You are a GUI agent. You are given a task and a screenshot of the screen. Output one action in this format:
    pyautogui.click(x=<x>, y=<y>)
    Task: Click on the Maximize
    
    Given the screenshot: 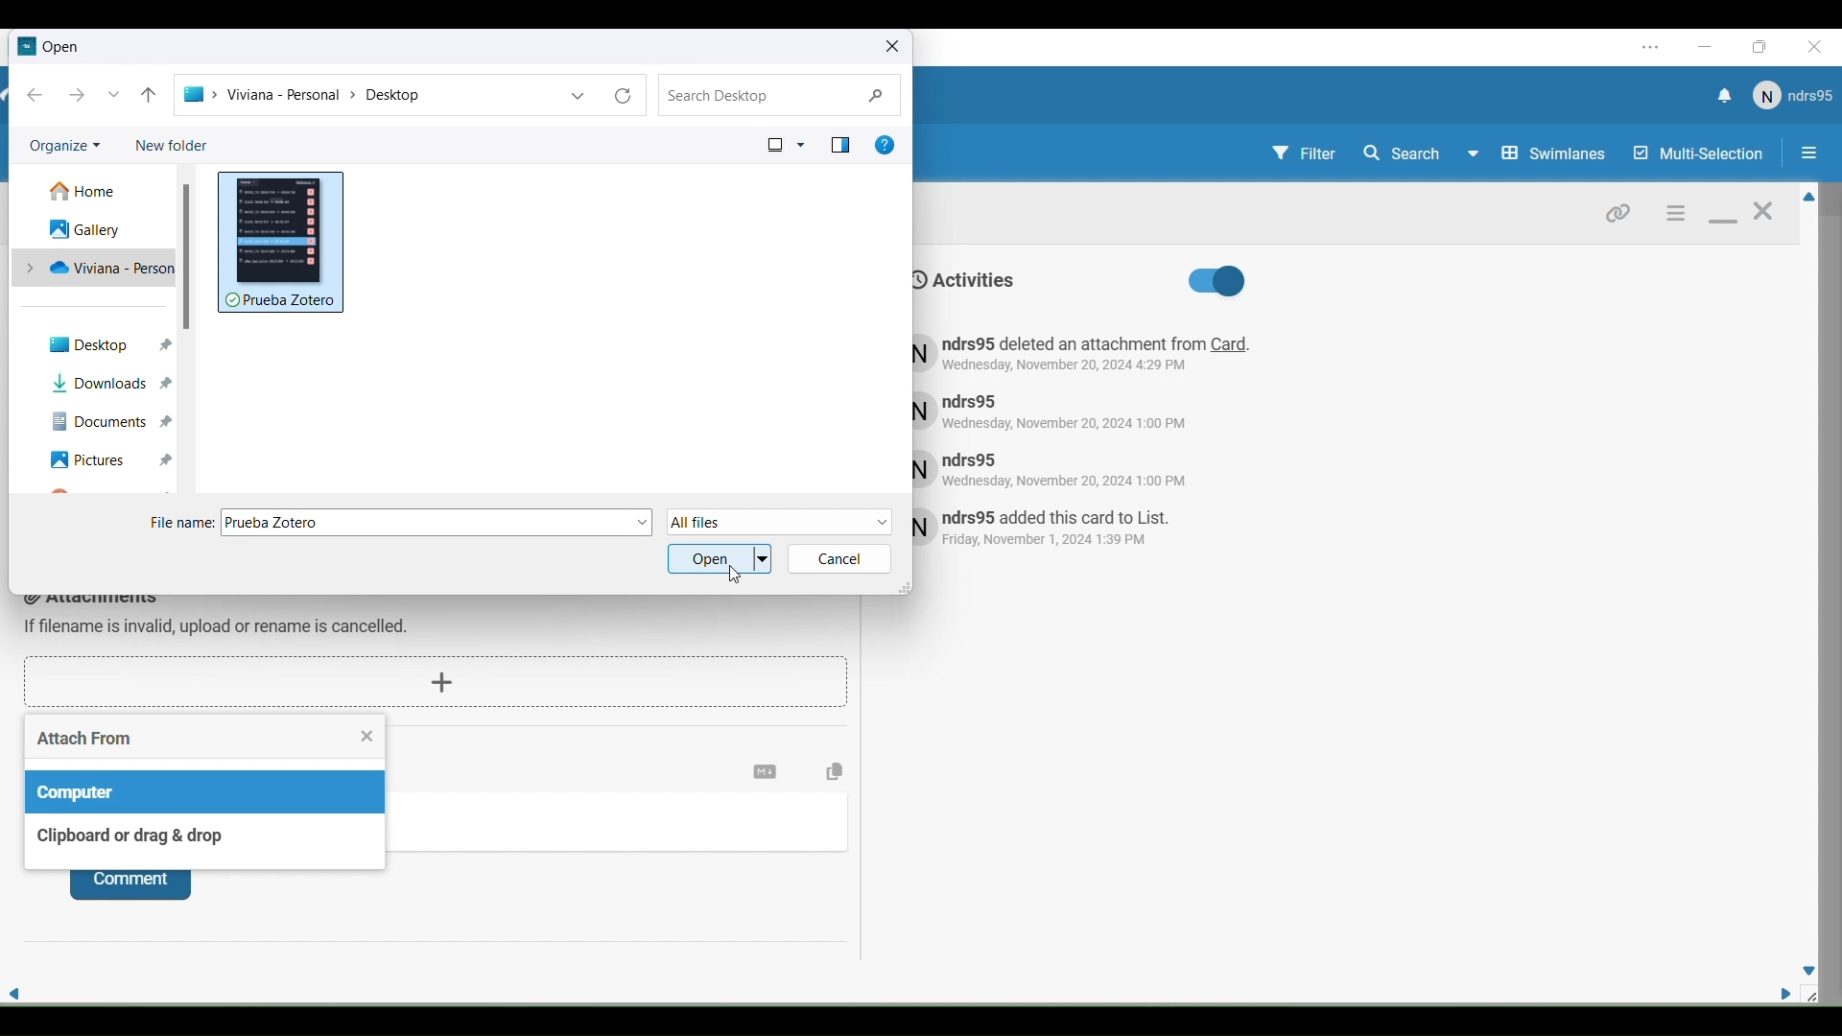 What is the action you would take?
    pyautogui.click(x=1765, y=48)
    